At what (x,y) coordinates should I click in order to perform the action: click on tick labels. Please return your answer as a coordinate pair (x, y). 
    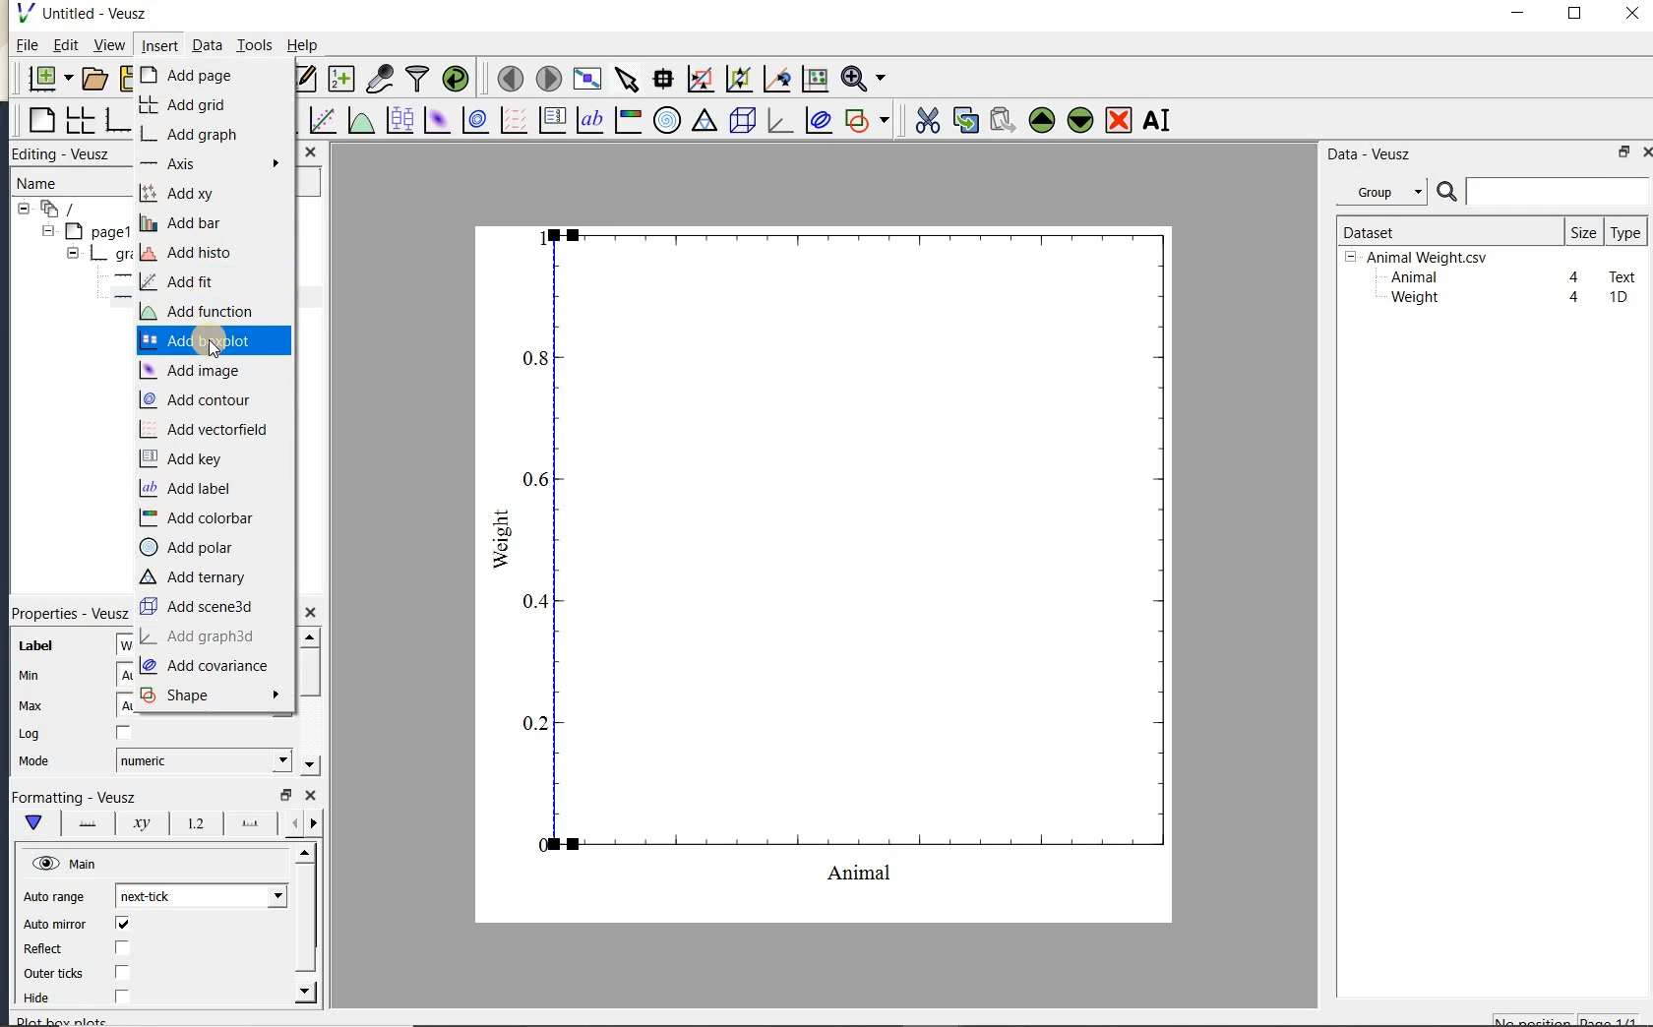
    Looking at the image, I should click on (192, 822).